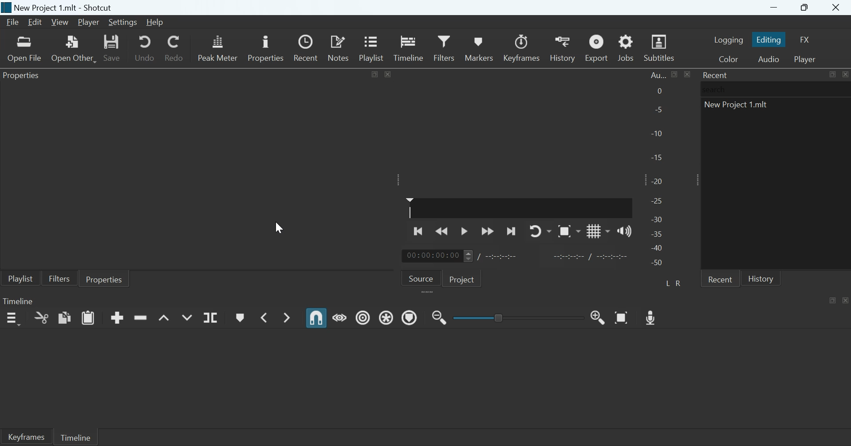 The image size is (851, 446). I want to click on close, so click(687, 74).